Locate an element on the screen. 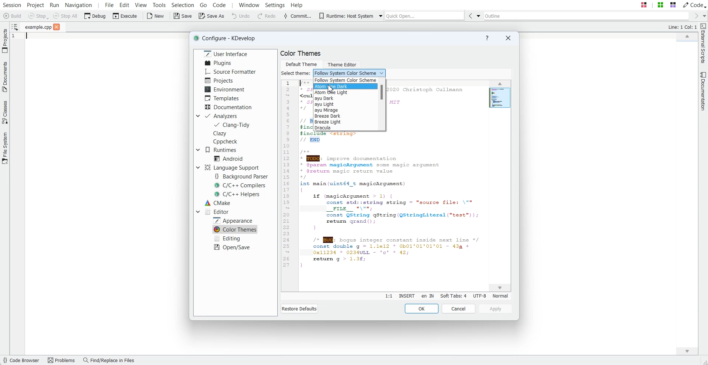 The width and height of the screenshot is (708, 365). Theme Editor is located at coordinates (341, 63).